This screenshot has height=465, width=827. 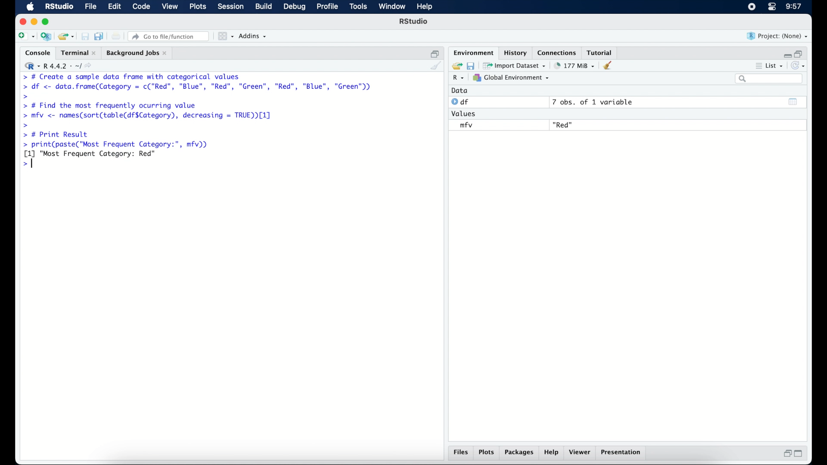 What do you see at coordinates (66, 37) in the screenshot?
I see `open an existing project` at bounding box center [66, 37].